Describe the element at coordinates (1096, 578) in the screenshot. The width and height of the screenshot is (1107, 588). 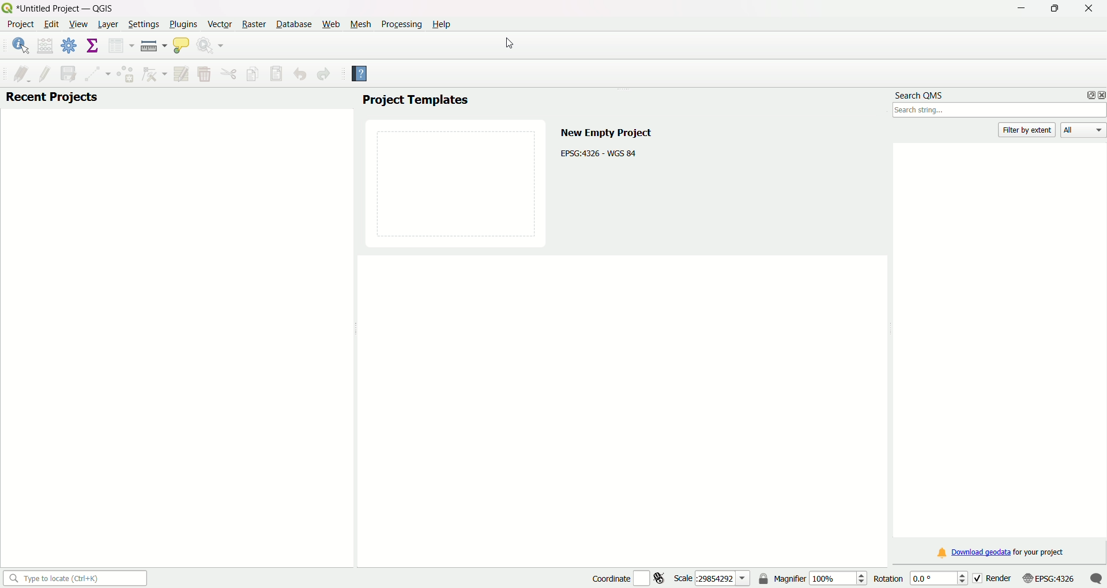
I see `message` at that location.